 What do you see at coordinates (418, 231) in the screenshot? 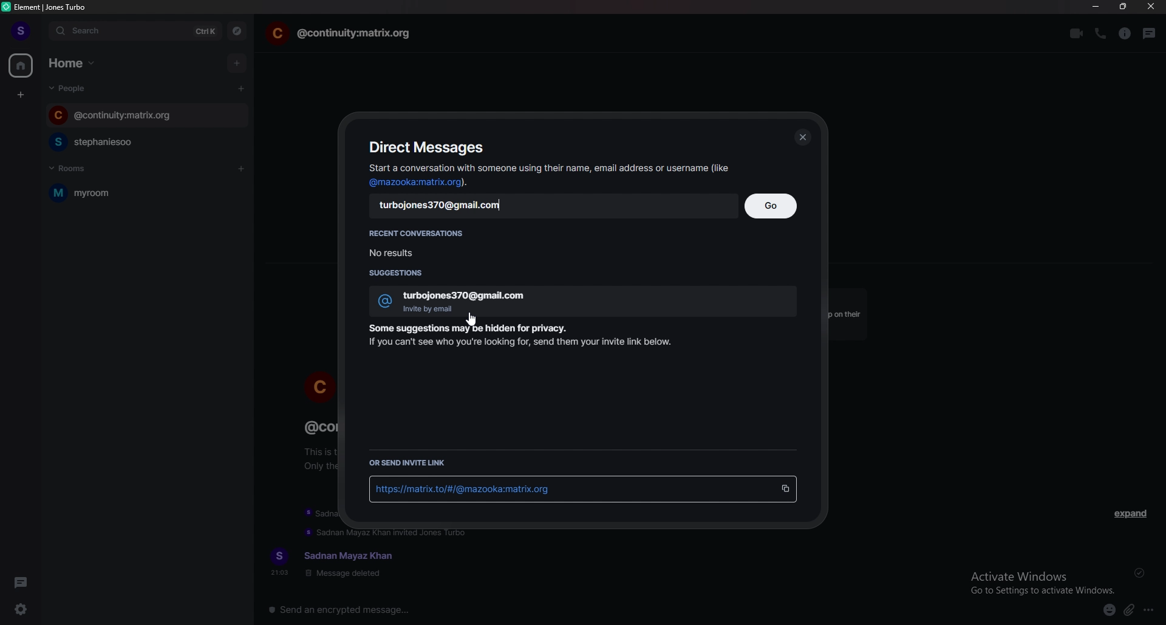
I see `recent conversations` at bounding box center [418, 231].